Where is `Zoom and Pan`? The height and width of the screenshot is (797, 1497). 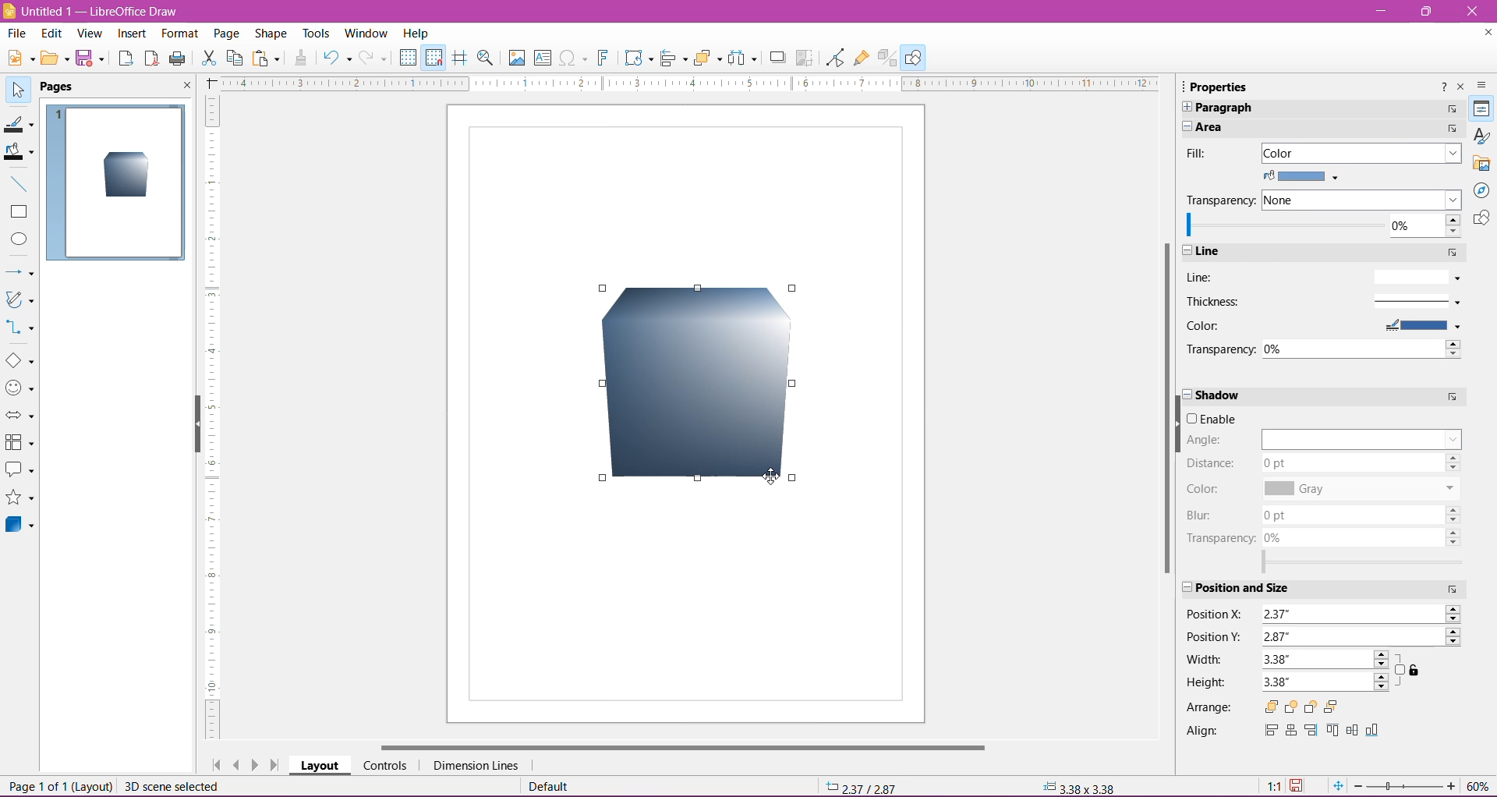
Zoom and Pan is located at coordinates (487, 60).